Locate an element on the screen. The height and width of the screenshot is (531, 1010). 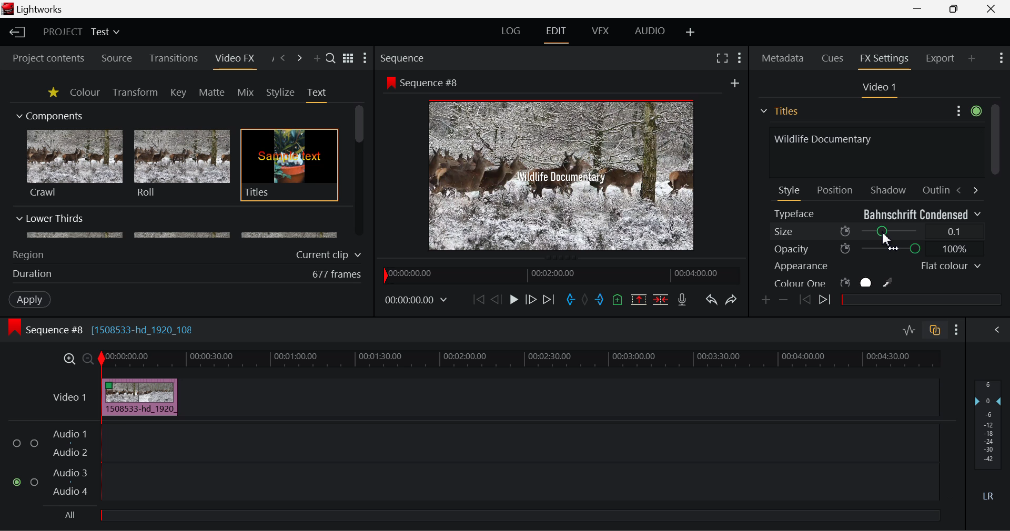
Sequence #8 is located at coordinates (433, 83).